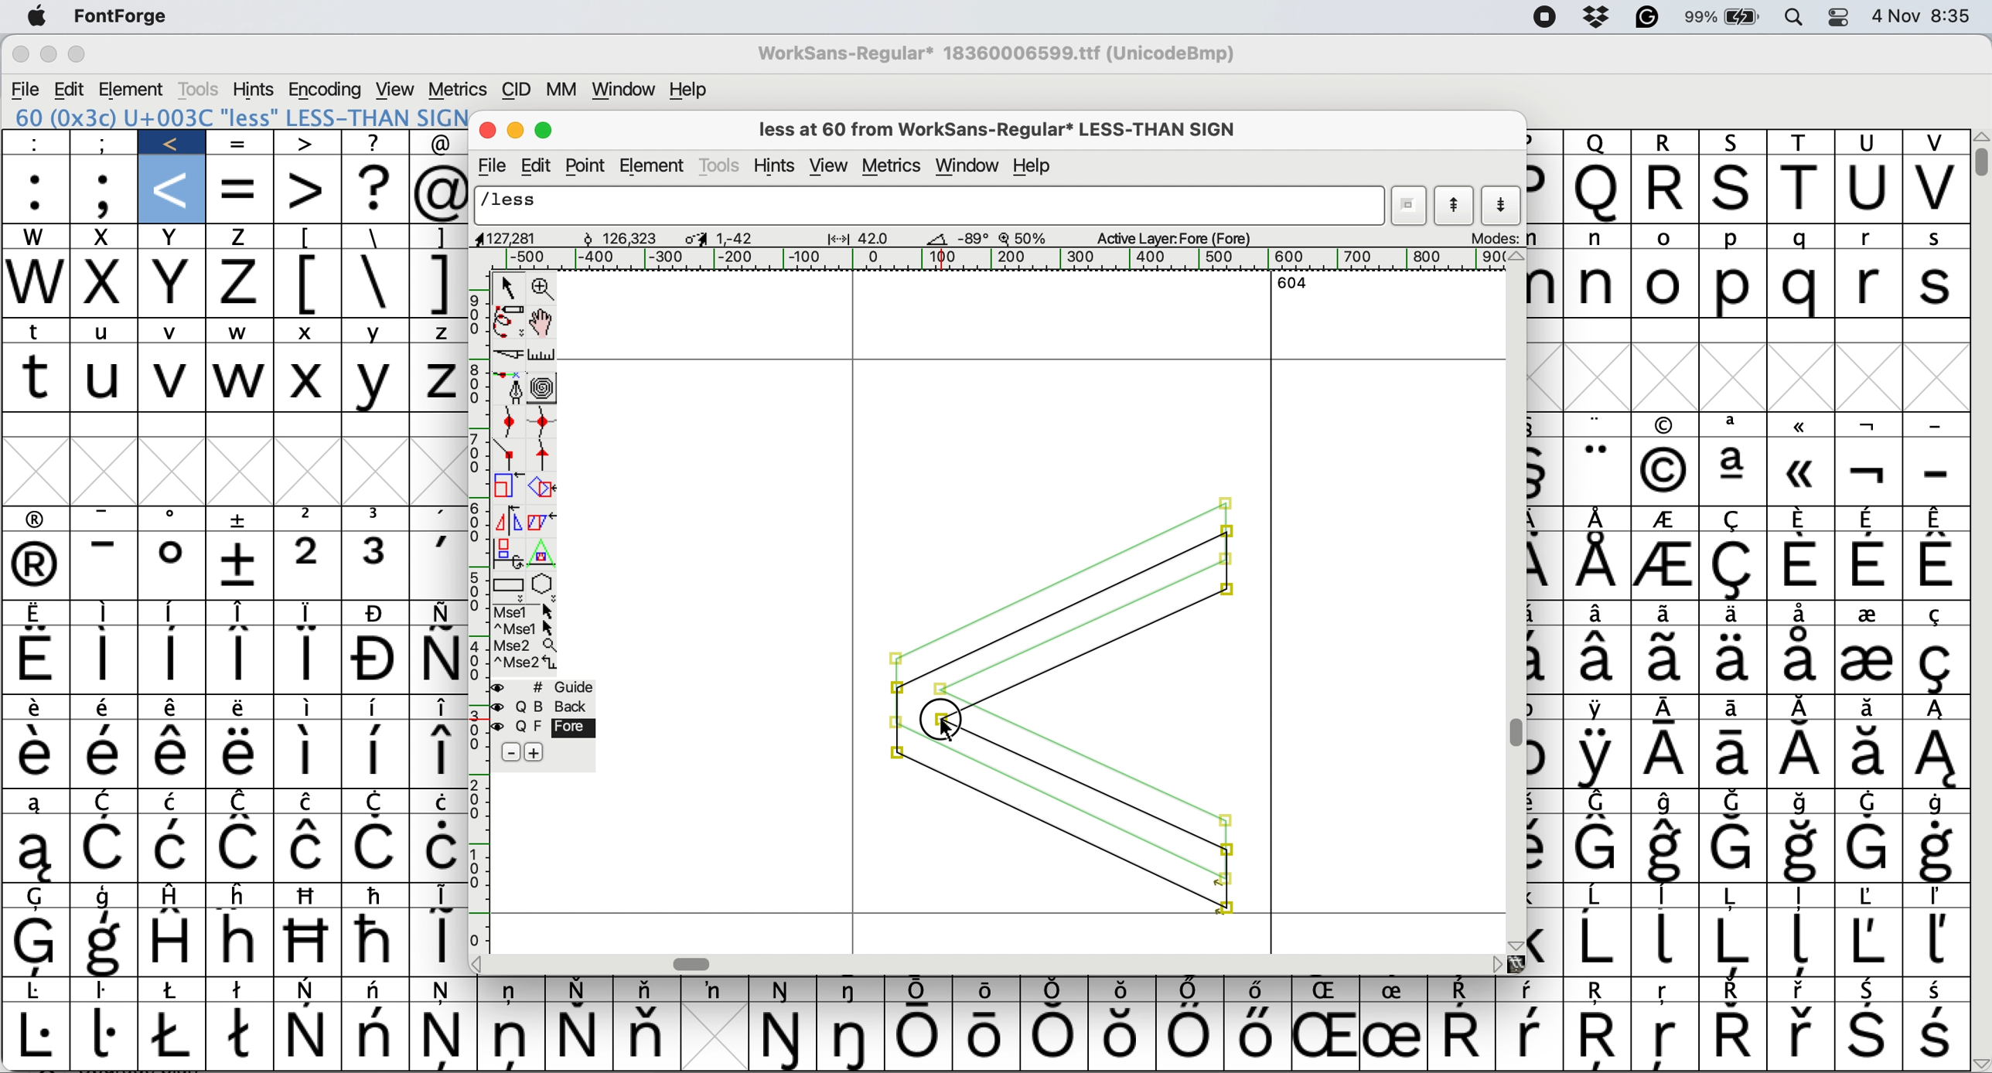 This screenshot has height=1073, width=1992. Describe the element at coordinates (1000, 53) in the screenshot. I see `WorkSans-Regular* 18360006599.ttf (UnicodeBmp)` at that location.